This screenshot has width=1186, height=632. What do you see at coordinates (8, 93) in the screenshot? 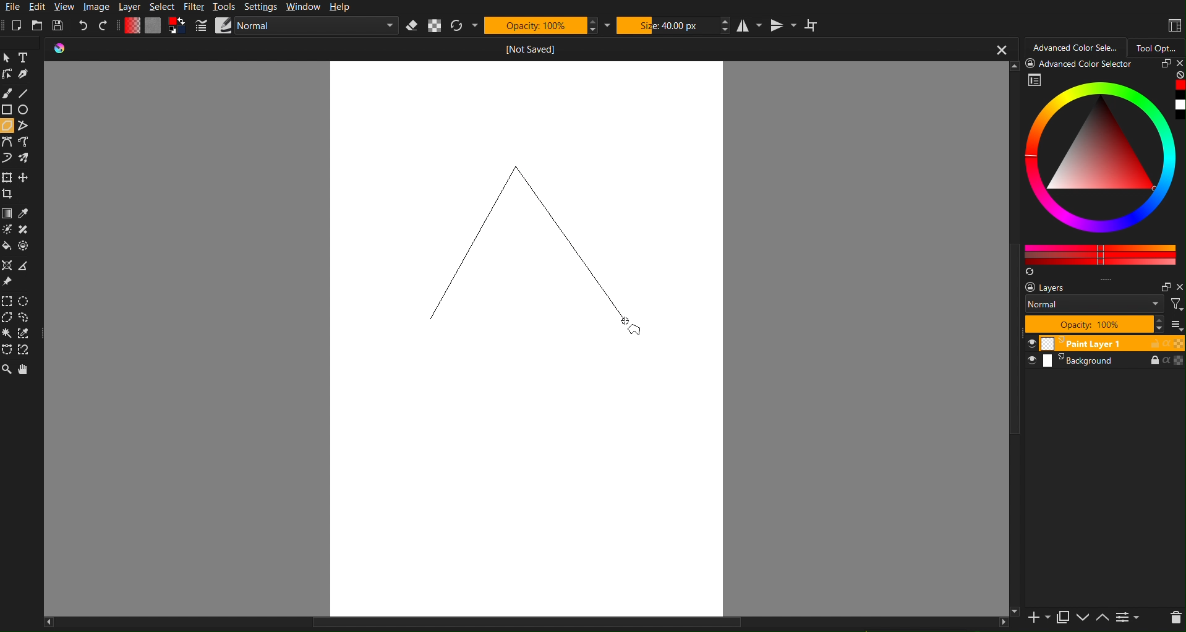
I see `Brush Tools` at bounding box center [8, 93].